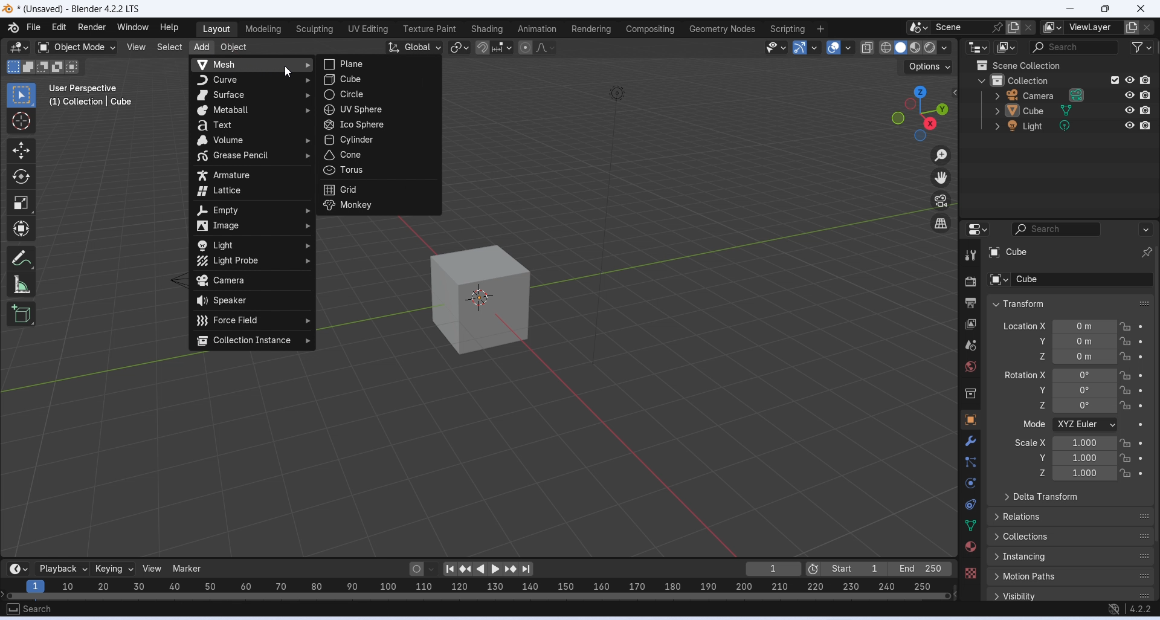  I want to click on marker, so click(188, 568).